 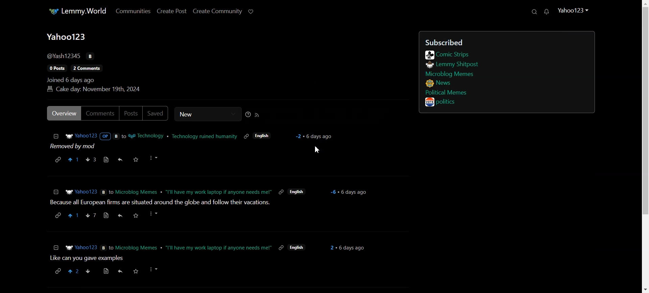 What do you see at coordinates (351, 192) in the screenshot?
I see `-6 6 days ago` at bounding box center [351, 192].